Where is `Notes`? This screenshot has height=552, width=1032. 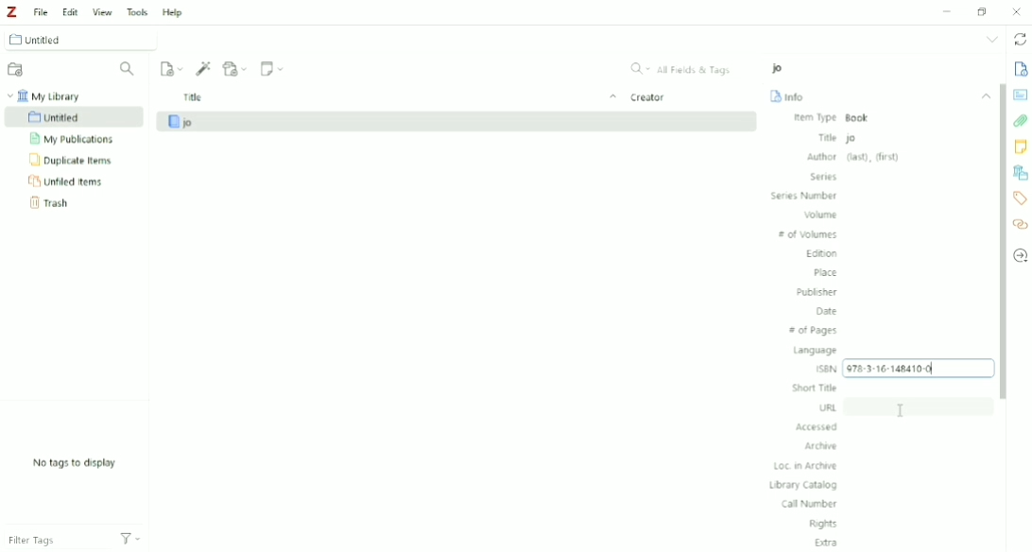
Notes is located at coordinates (1021, 147).